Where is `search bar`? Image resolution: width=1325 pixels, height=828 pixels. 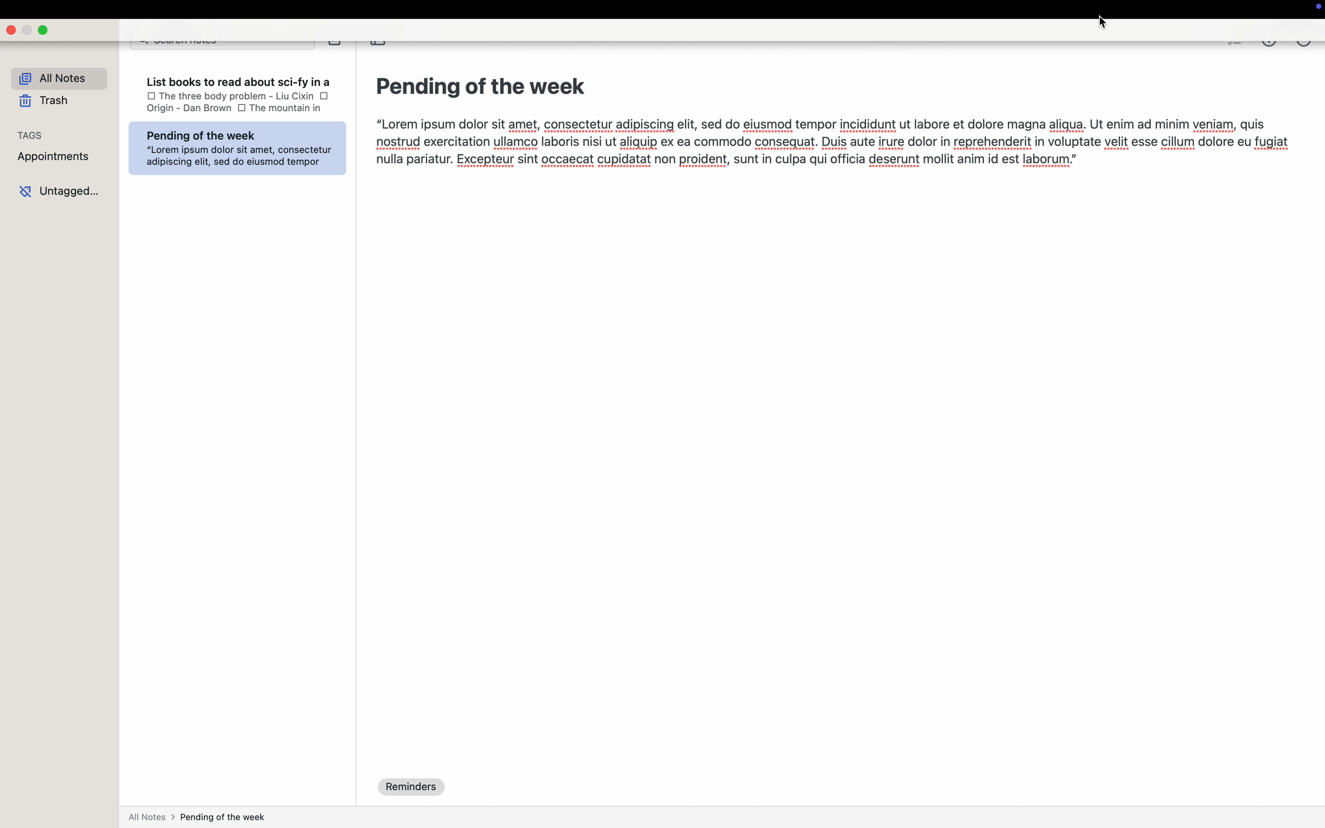
search bar is located at coordinates (222, 45).